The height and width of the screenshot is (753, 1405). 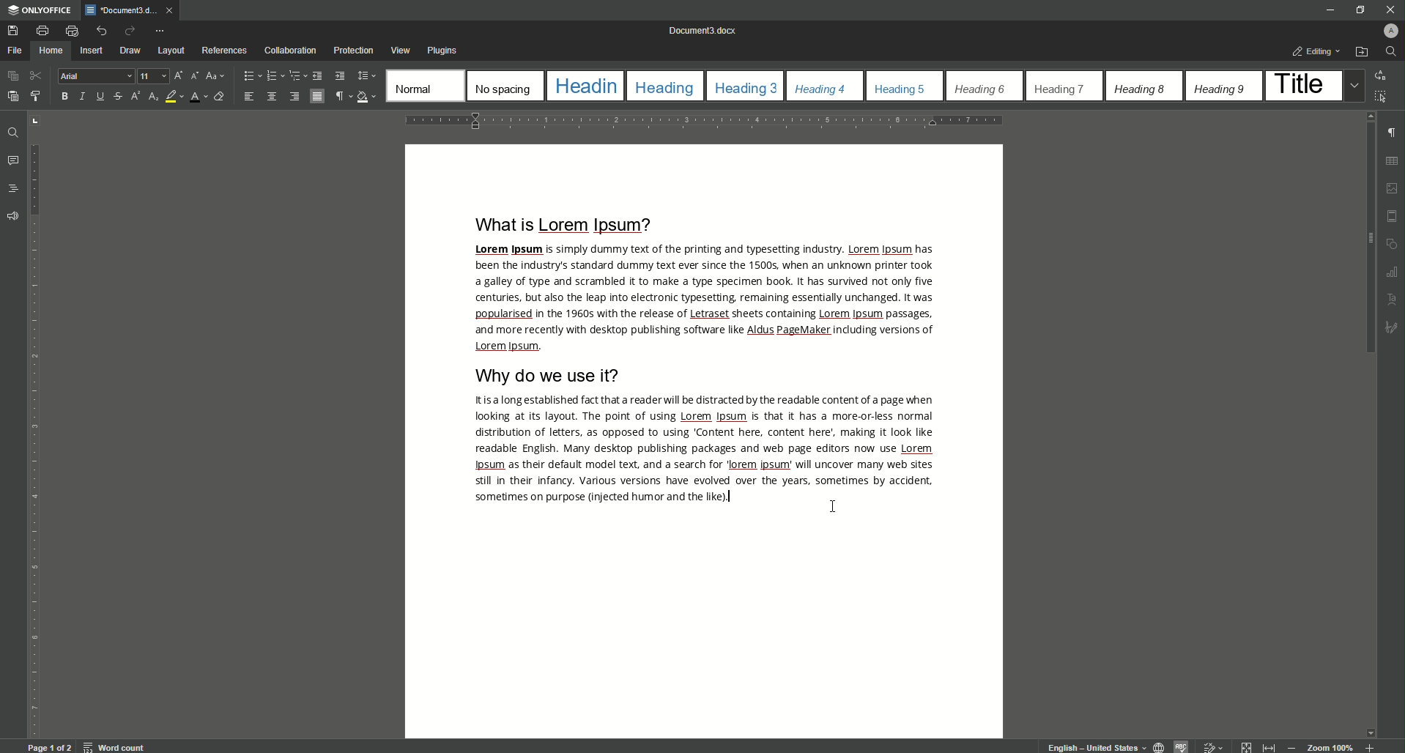 I want to click on Zoom in, so click(x=1369, y=746).